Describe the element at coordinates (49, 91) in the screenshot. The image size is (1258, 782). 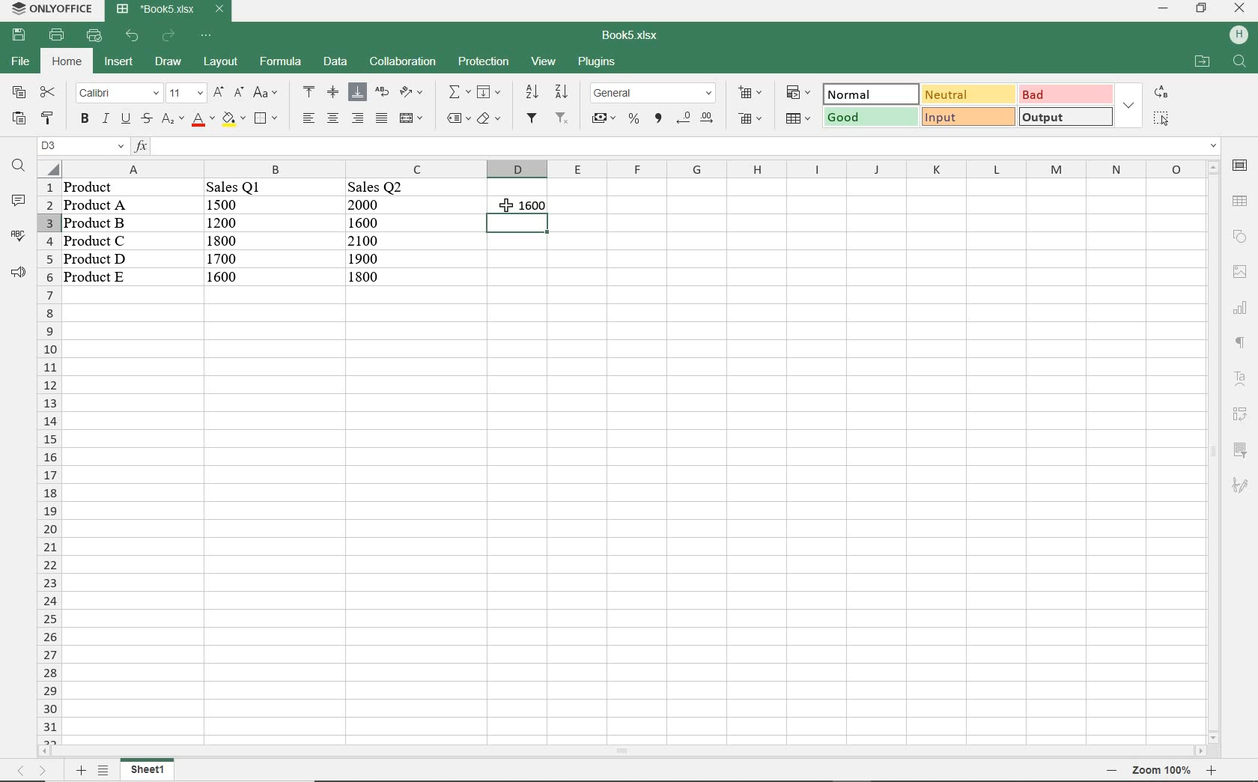
I see `cut` at that location.